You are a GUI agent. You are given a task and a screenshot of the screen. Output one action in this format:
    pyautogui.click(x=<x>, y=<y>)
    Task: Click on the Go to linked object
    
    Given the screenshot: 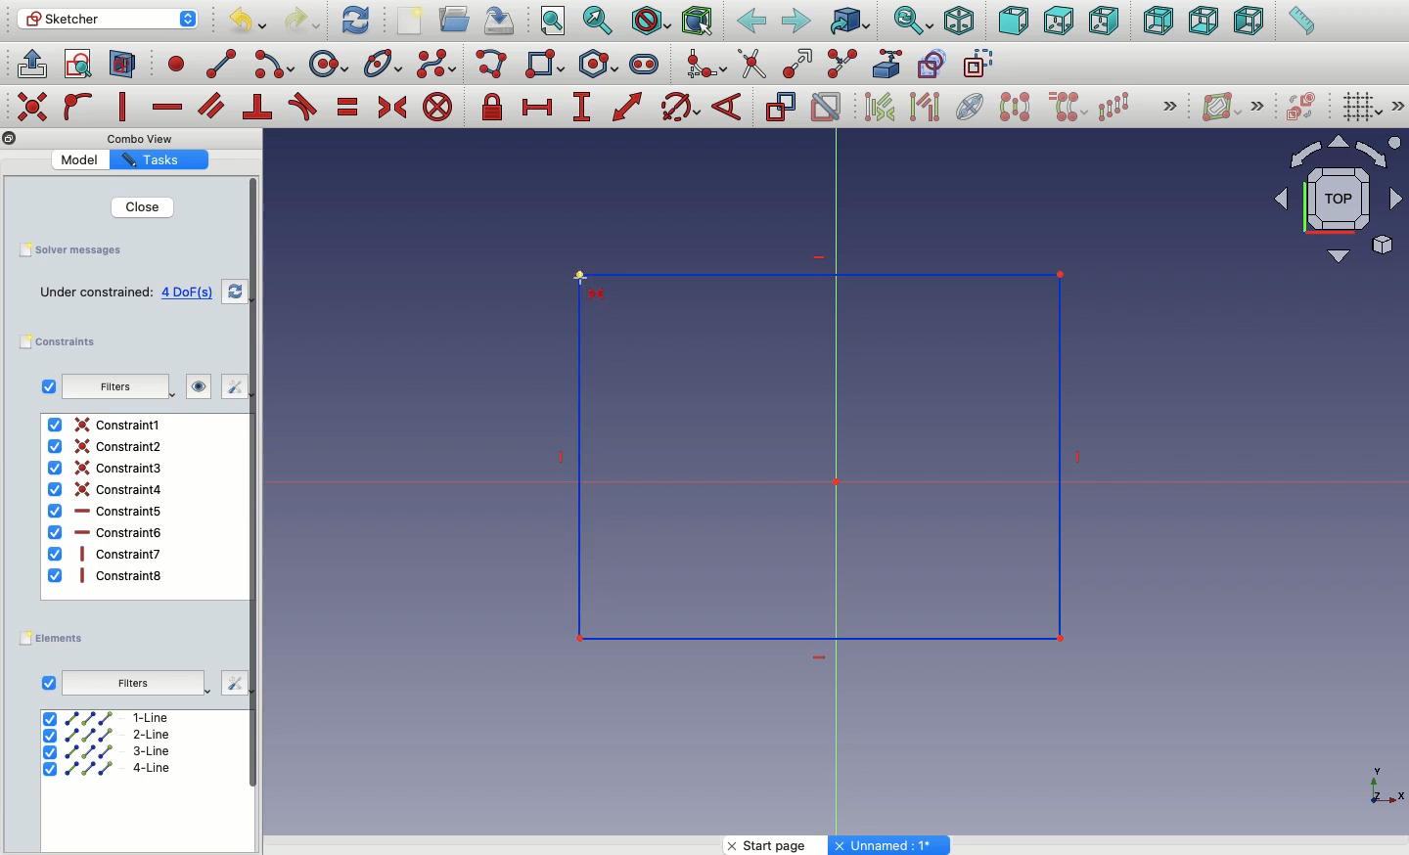 What is the action you would take?
    pyautogui.click(x=850, y=22)
    